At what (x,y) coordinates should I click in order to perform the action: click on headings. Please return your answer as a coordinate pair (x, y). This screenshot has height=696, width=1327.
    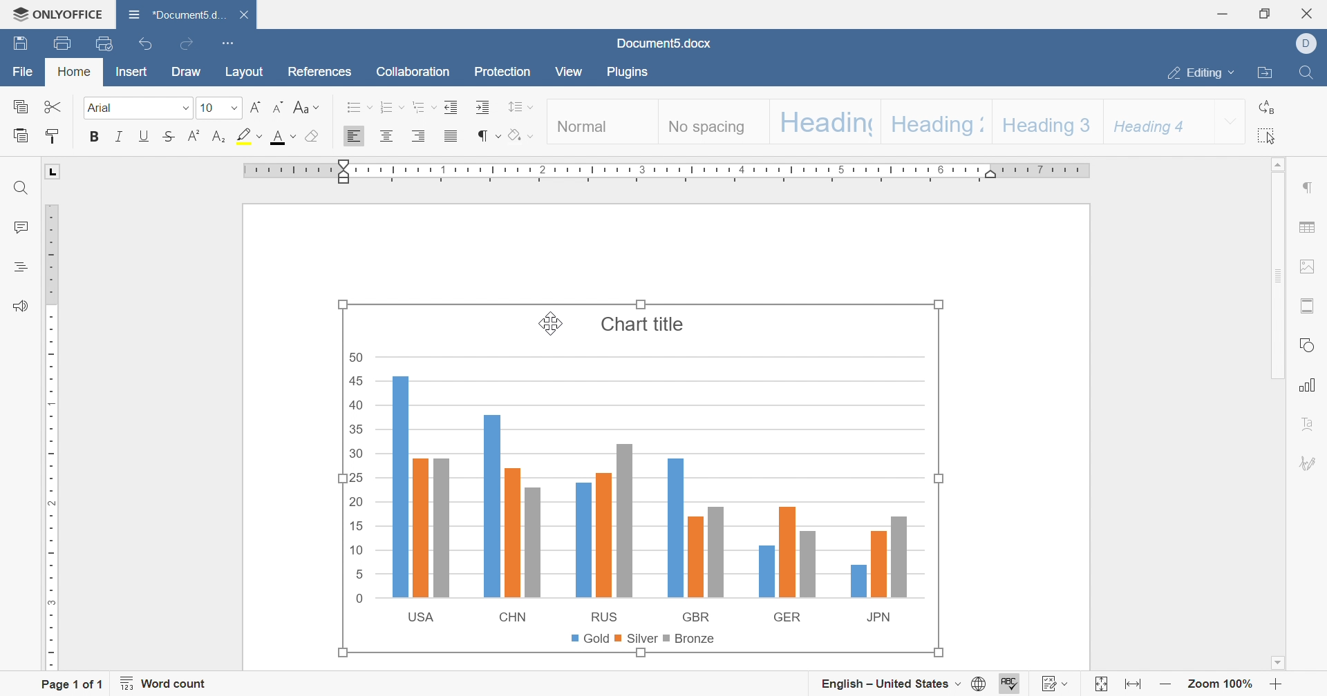
    Looking at the image, I should click on (21, 267).